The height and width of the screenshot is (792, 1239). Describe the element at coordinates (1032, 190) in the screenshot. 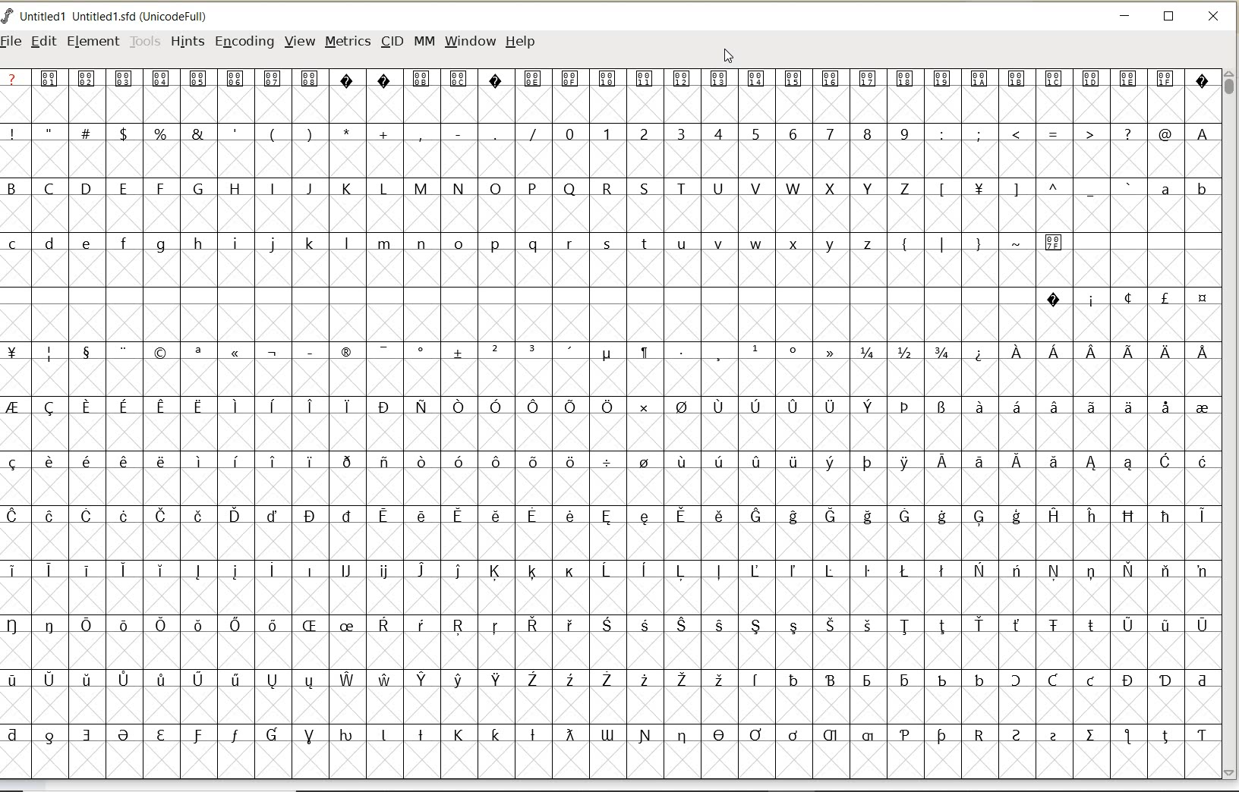

I see `` at that location.